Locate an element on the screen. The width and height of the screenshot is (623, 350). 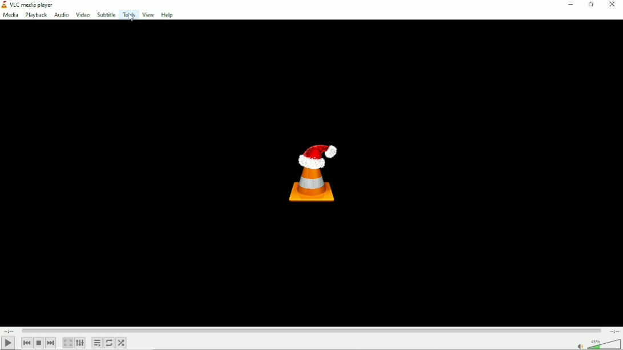
Stop playlist is located at coordinates (39, 343).